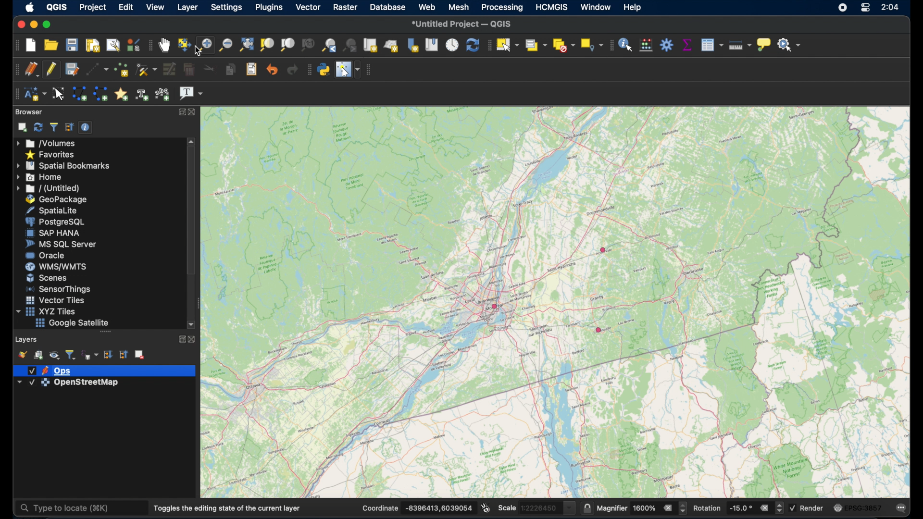 The height and width of the screenshot is (519, 923). I want to click on google satellite, so click(72, 323).